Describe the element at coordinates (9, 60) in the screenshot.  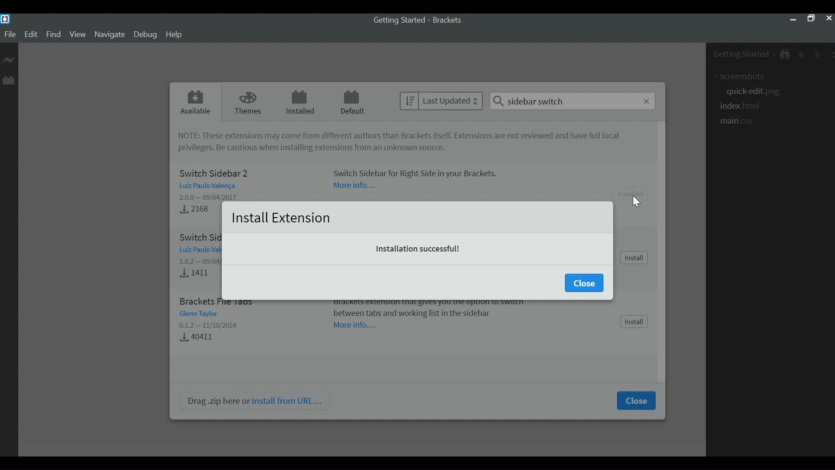
I see `Live Preview` at that location.